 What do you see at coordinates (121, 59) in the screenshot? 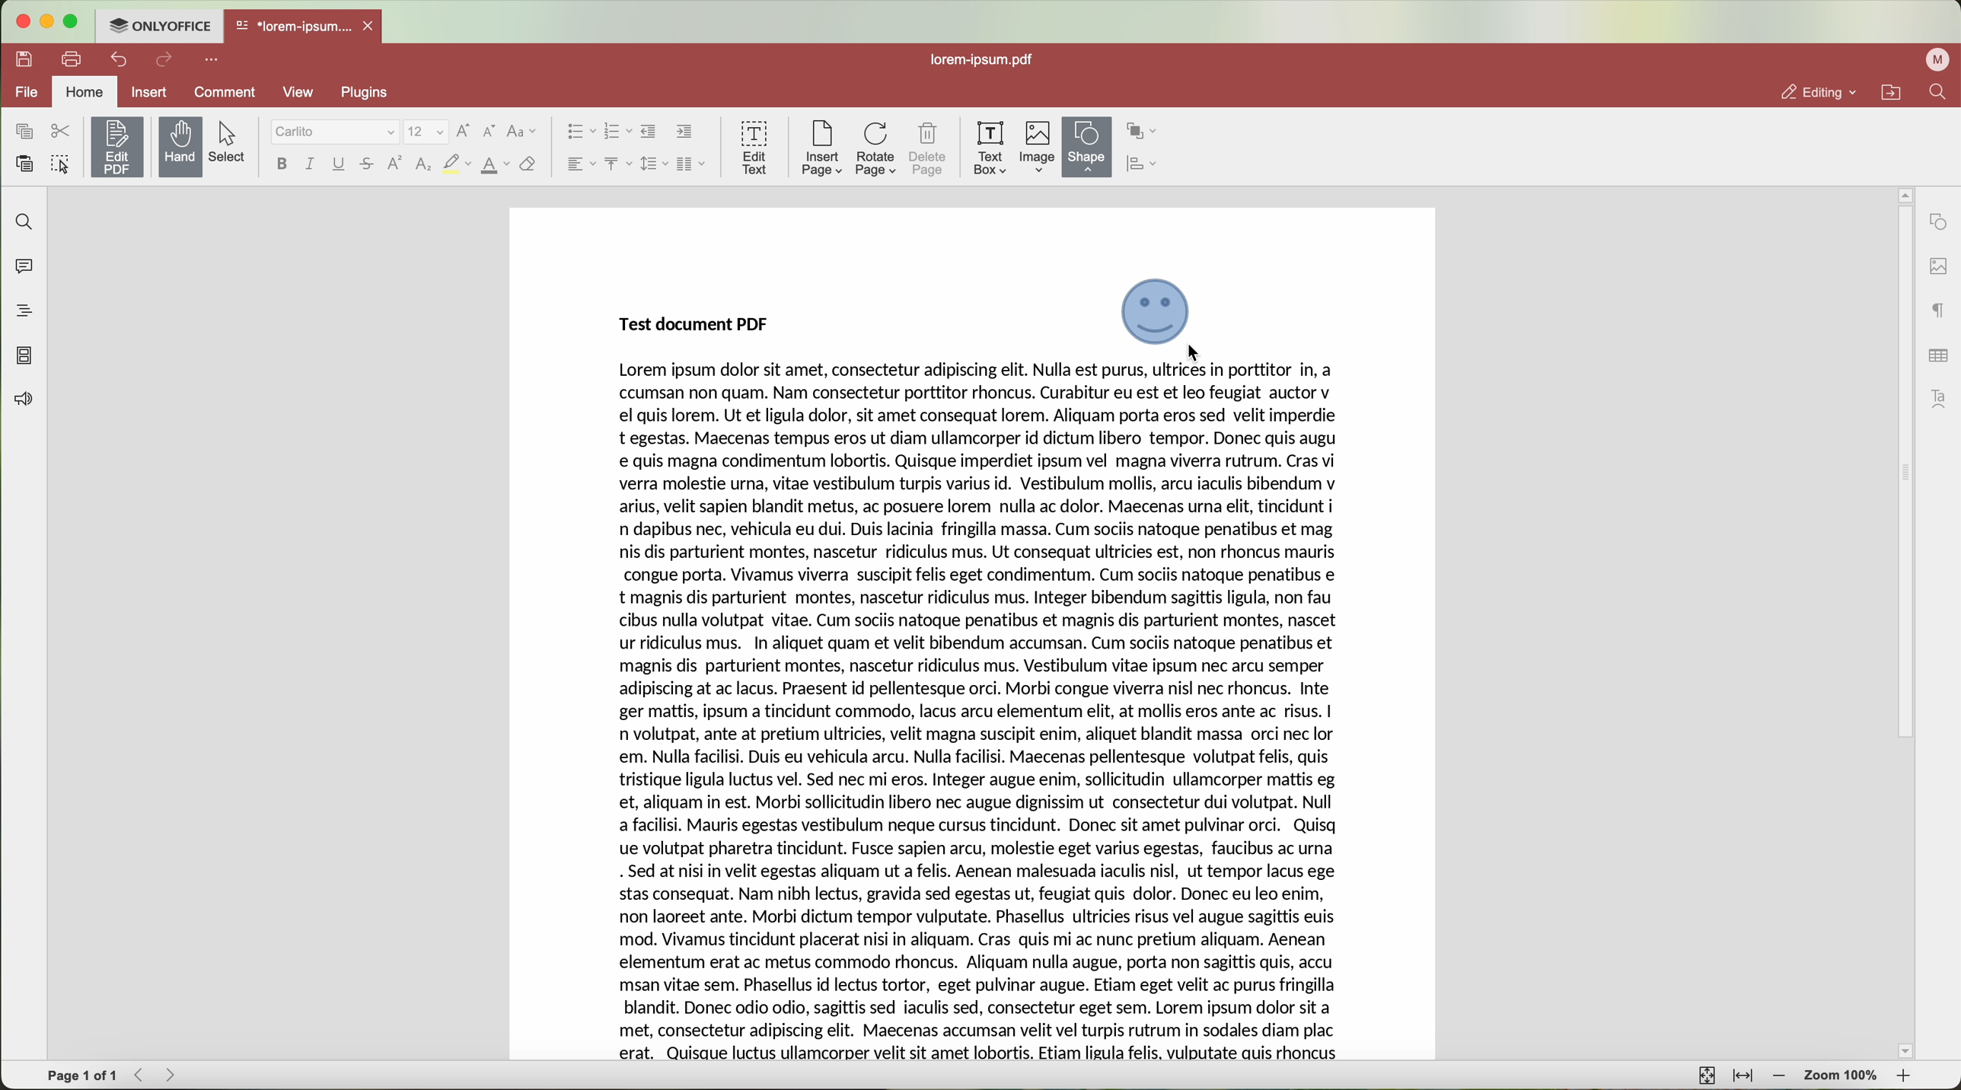
I see `undo` at bounding box center [121, 59].